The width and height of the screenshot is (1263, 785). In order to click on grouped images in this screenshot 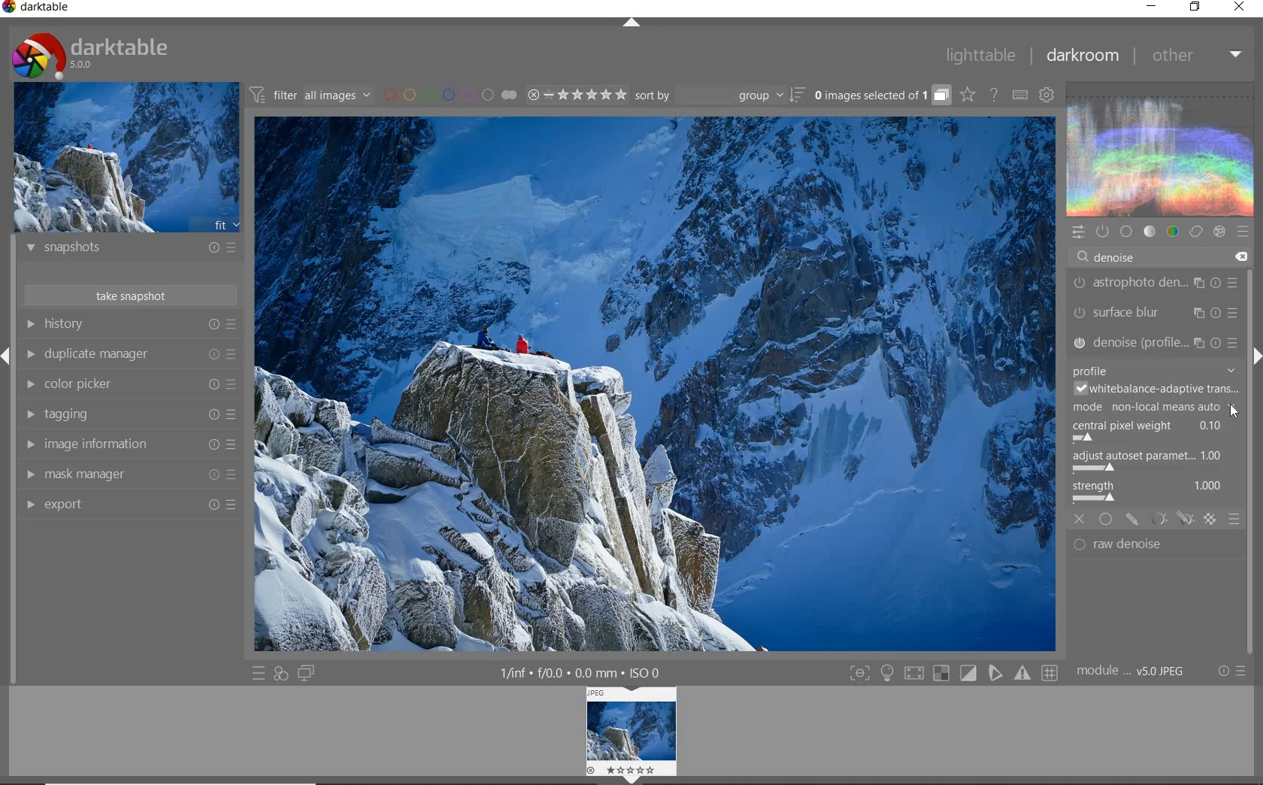, I will do `click(882, 95)`.